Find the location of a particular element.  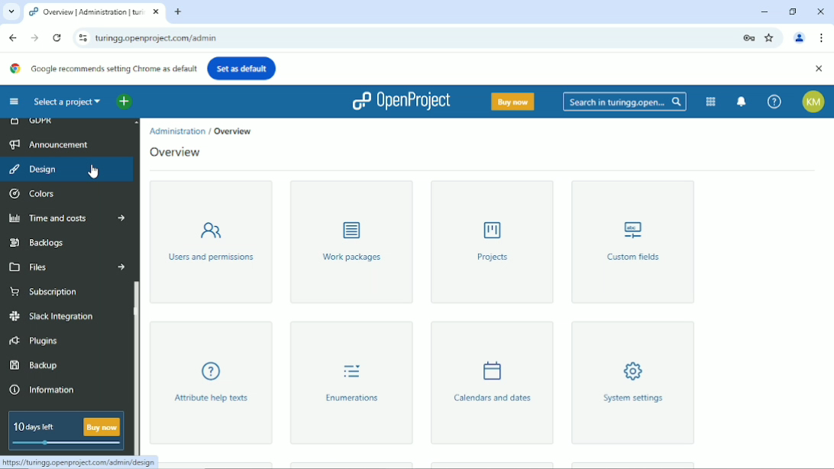

Open quick add menu is located at coordinates (124, 102).